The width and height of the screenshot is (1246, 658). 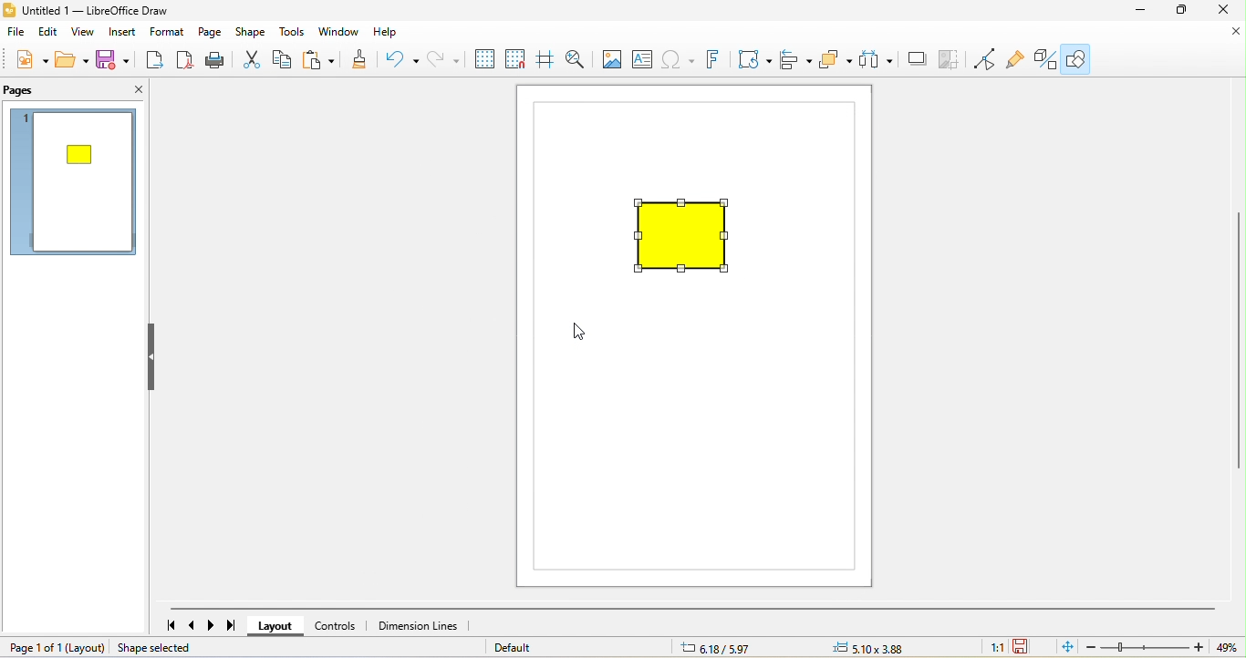 I want to click on fit page to current window, so click(x=1065, y=647).